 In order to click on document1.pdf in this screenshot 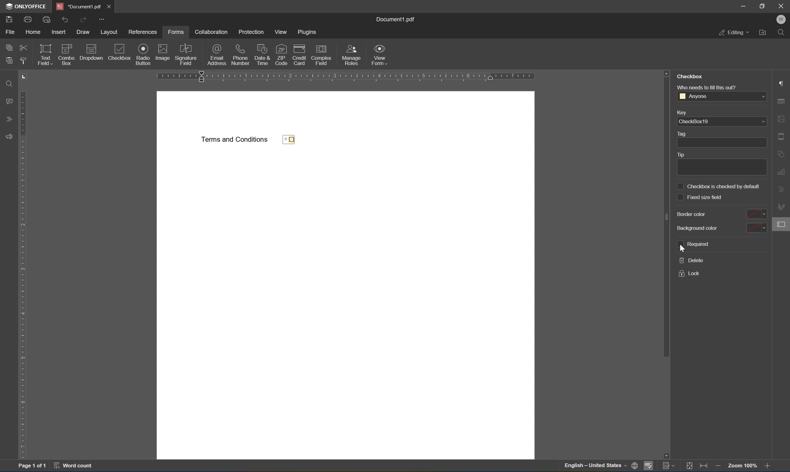, I will do `click(398, 20)`.